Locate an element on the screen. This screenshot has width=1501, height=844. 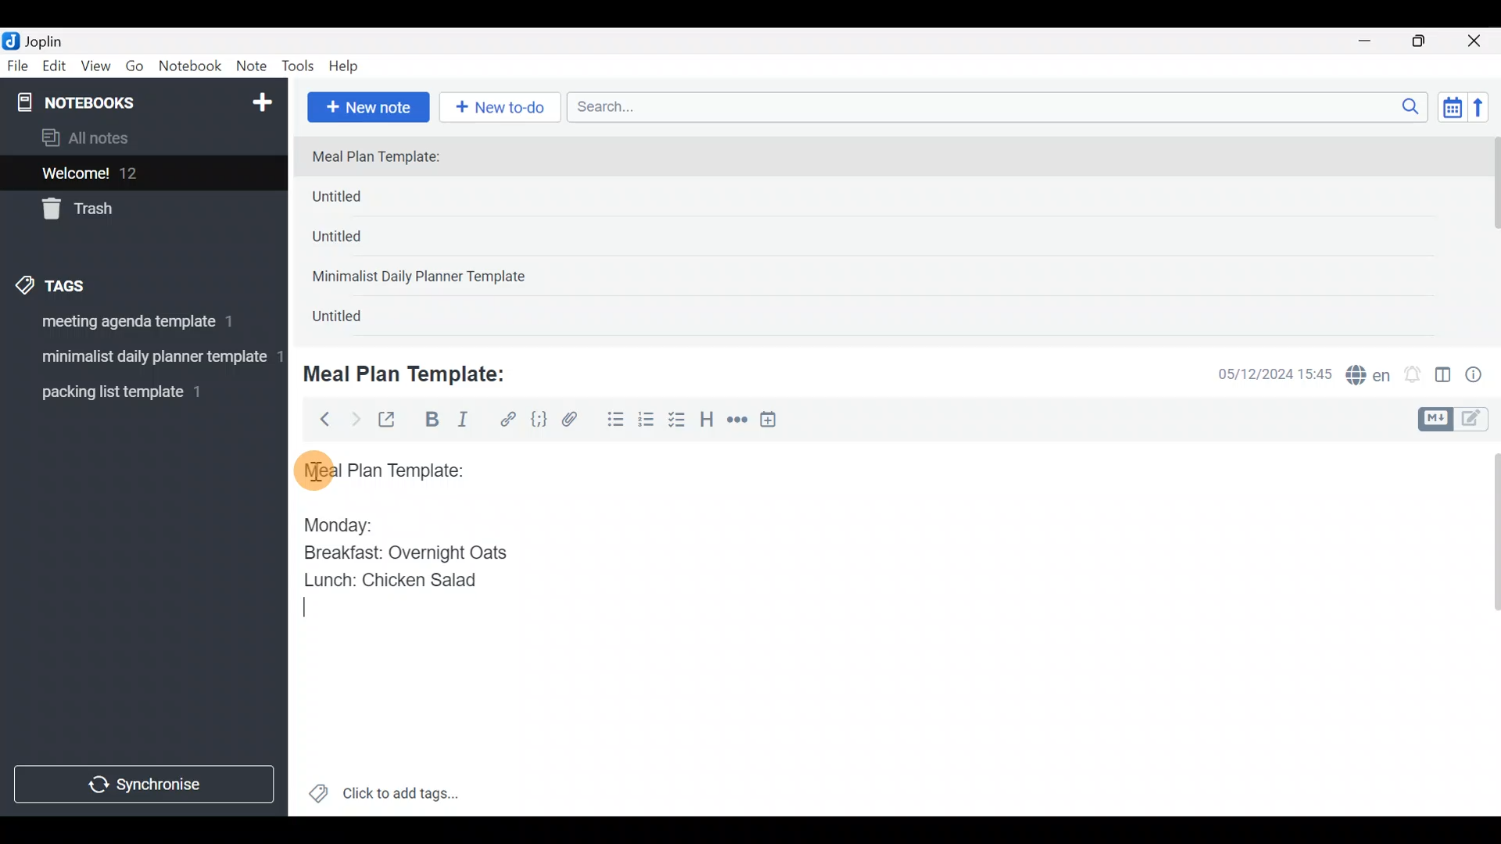
Tag 1 is located at coordinates (139, 326).